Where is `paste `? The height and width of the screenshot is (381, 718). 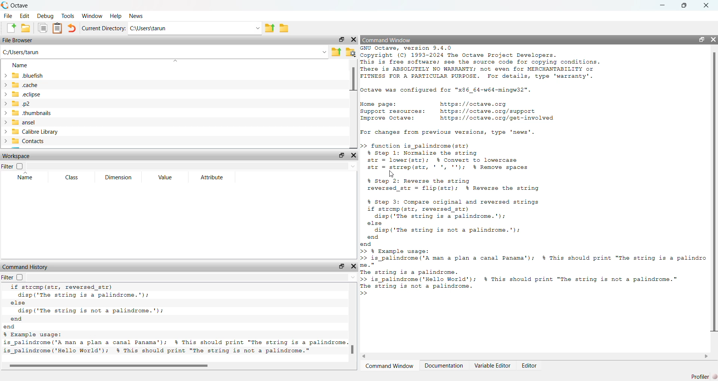
paste  is located at coordinates (58, 28).